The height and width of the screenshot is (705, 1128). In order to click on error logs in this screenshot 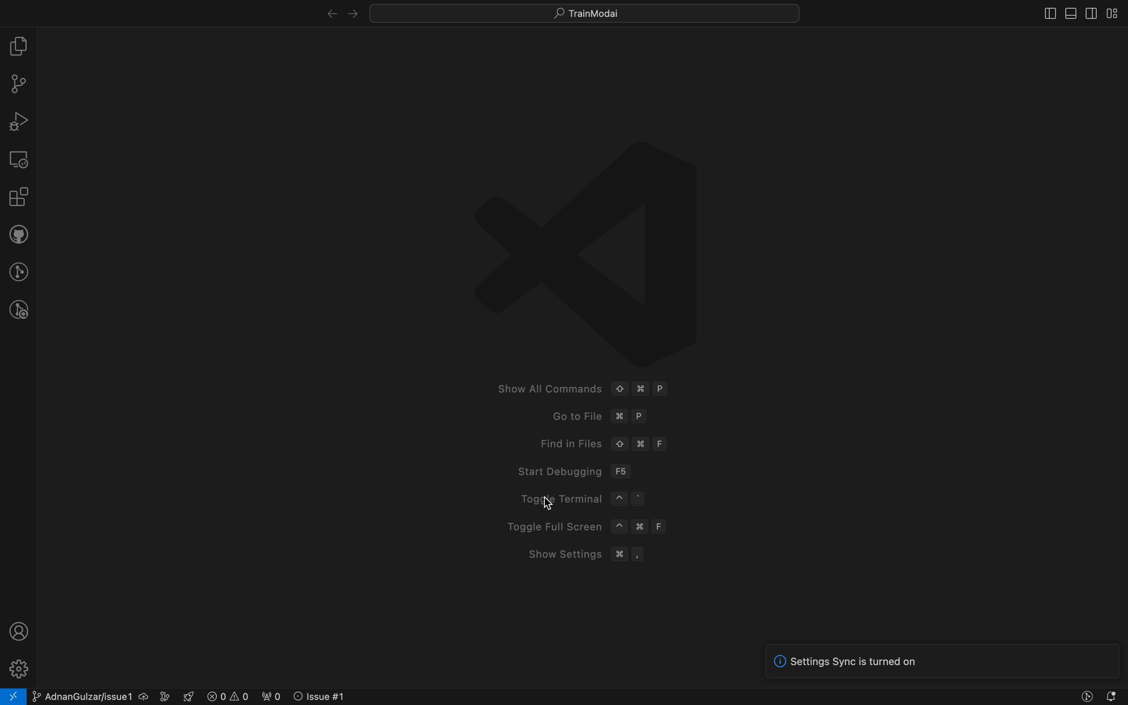, I will do `click(270, 696)`.